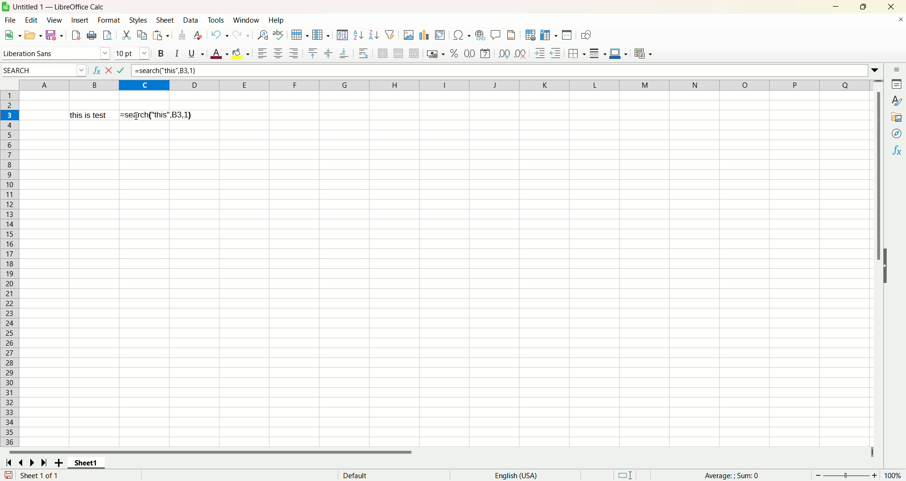  I want to click on border style, so click(598, 52).